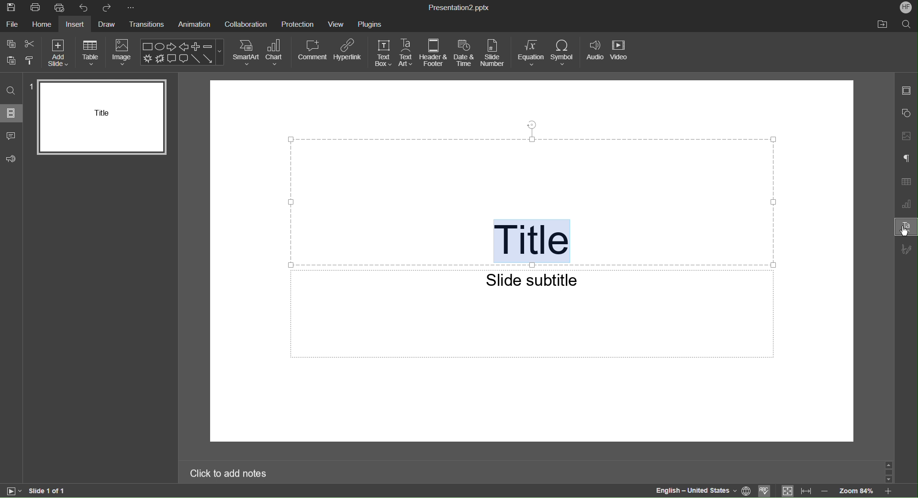 The height and width of the screenshot is (498, 918). Describe the element at coordinates (806, 491) in the screenshot. I see `fit to width` at that location.